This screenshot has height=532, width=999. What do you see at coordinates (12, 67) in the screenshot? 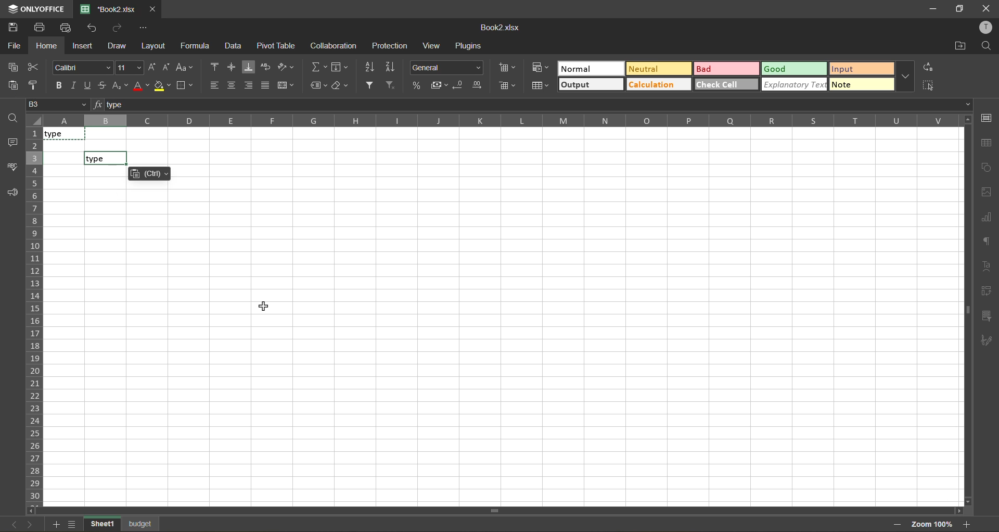
I see `copy` at bounding box center [12, 67].